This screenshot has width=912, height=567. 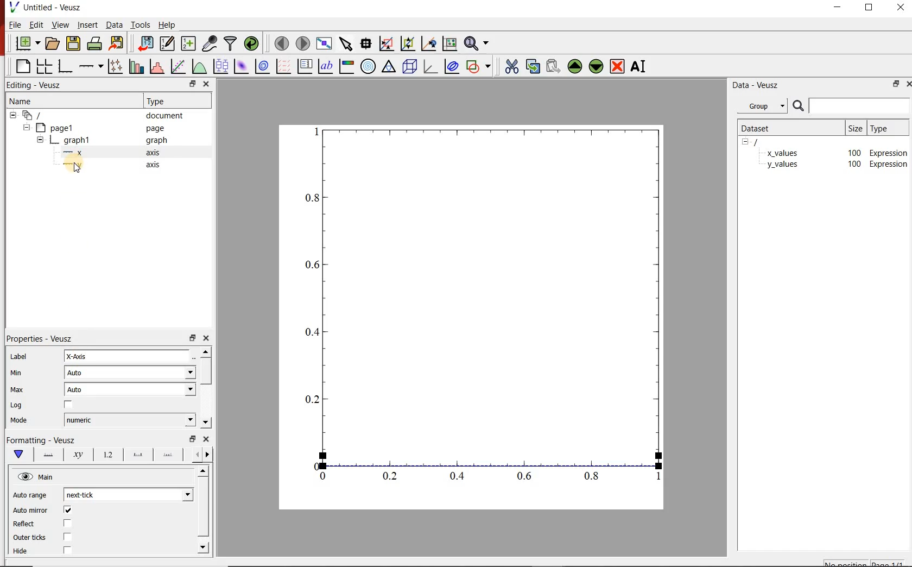 What do you see at coordinates (170, 24) in the screenshot?
I see `help` at bounding box center [170, 24].